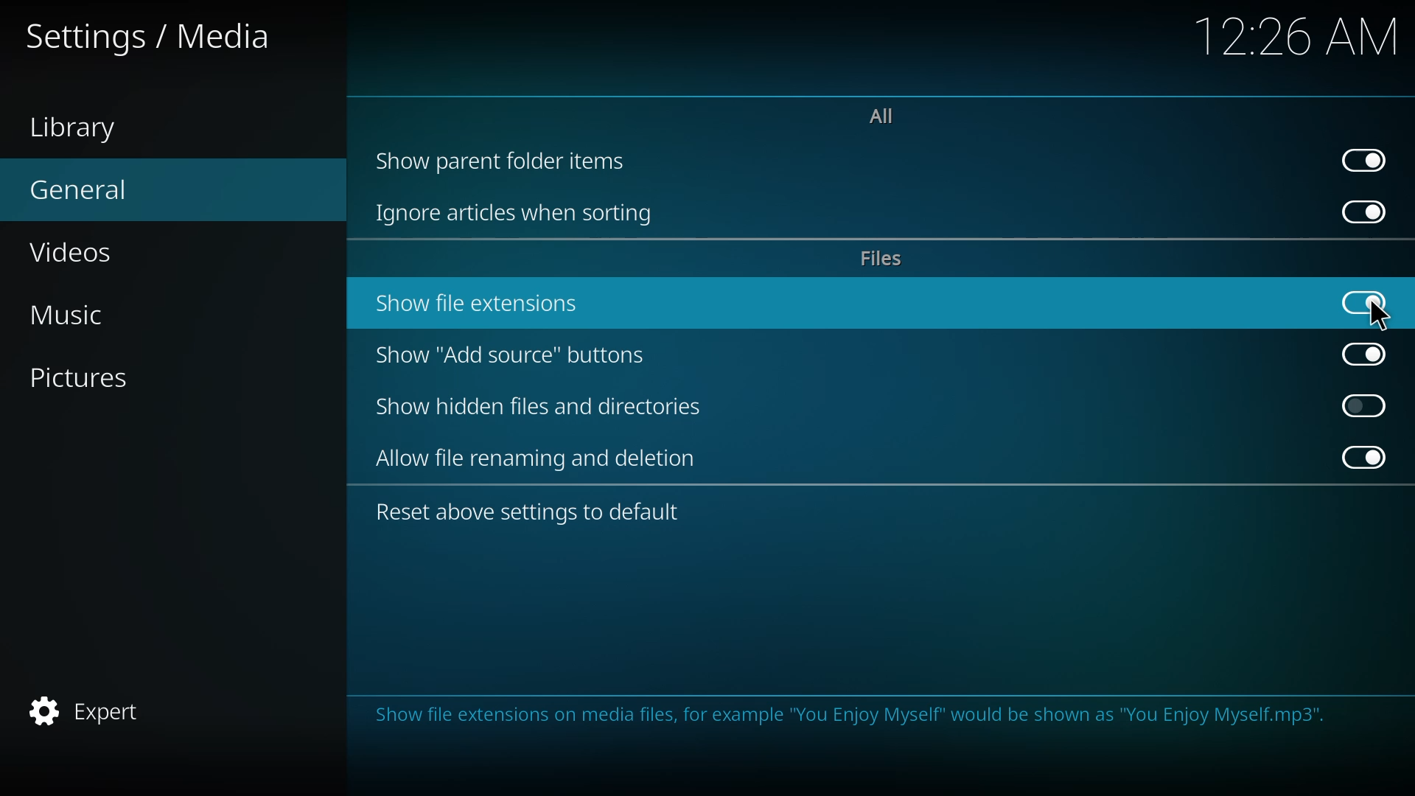 The height and width of the screenshot is (796, 1415). I want to click on click to enable, so click(1364, 403).